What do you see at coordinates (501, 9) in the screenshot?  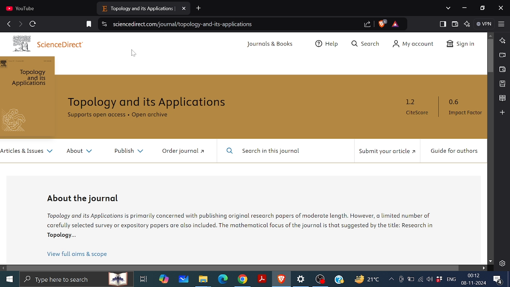 I see `close` at bounding box center [501, 9].